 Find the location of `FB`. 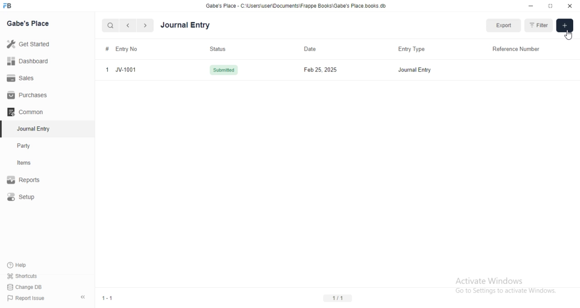

FB is located at coordinates (8, 6).